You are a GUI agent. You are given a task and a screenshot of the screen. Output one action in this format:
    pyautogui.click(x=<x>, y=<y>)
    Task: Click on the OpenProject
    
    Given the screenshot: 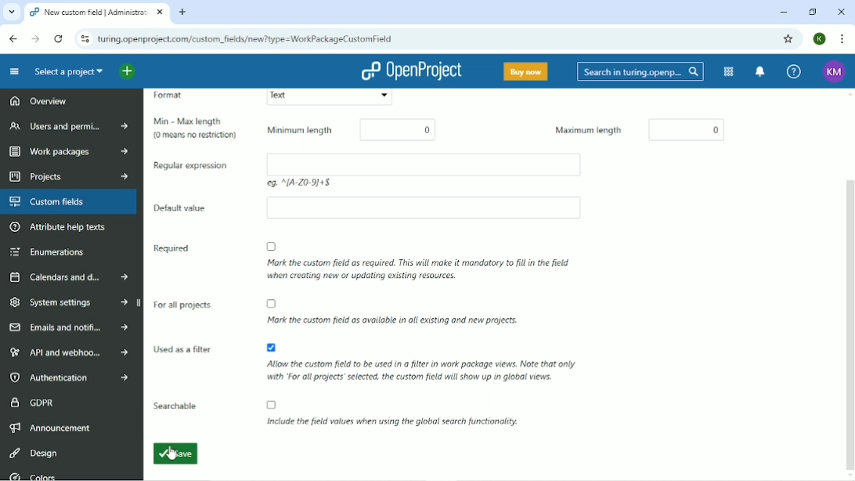 What is the action you would take?
    pyautogui.click(x=415, y=71)
    